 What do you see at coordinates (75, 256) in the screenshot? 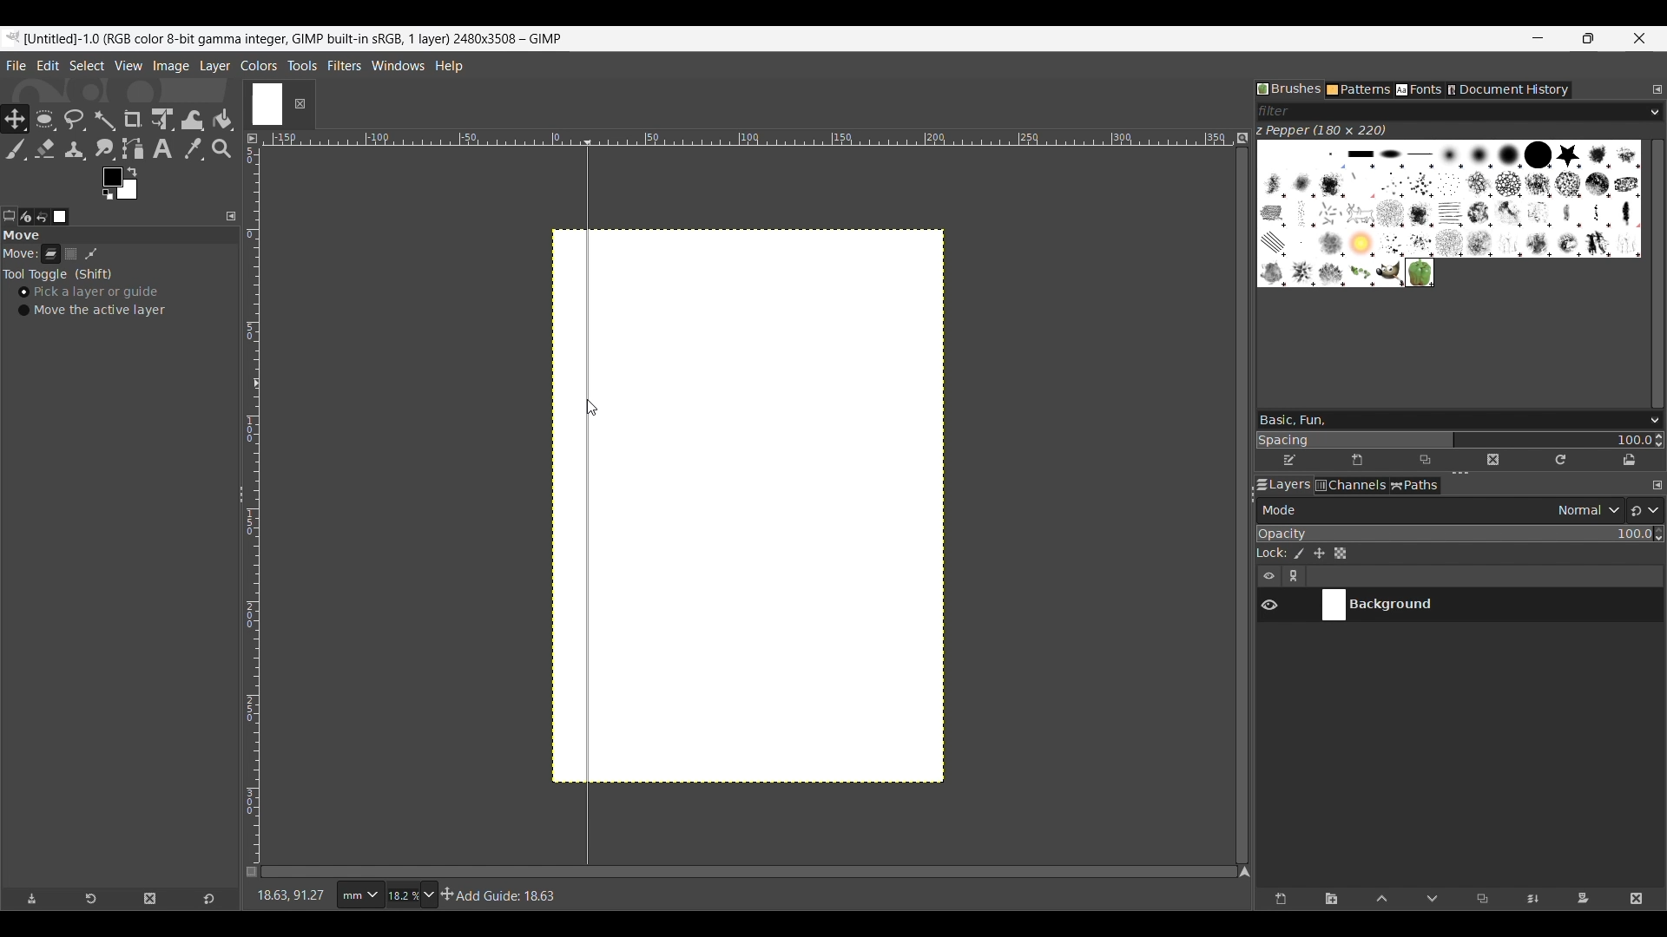
I see `Selection` at bounding box center [75, 256].